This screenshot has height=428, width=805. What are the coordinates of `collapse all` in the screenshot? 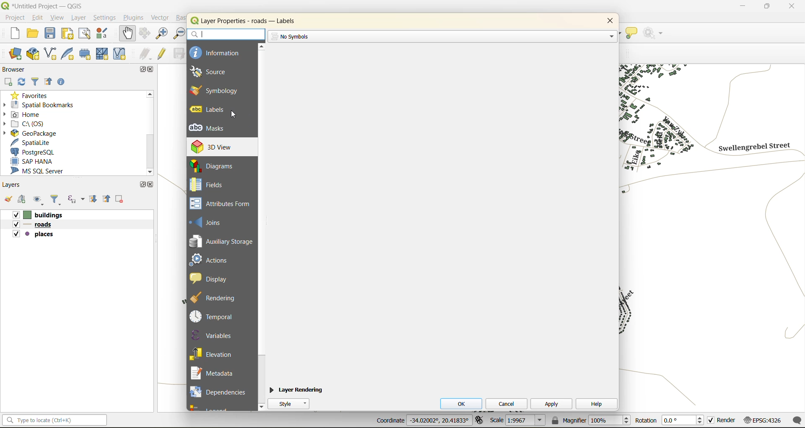 It's located at (107, 200).